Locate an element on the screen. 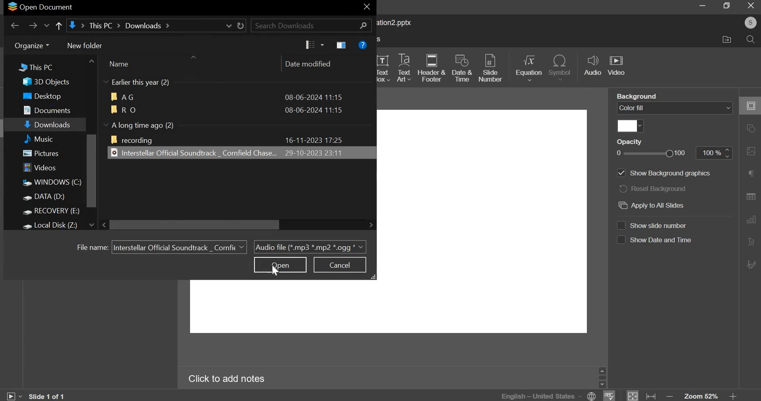  horizontal right is located at coordinates (371, 224).